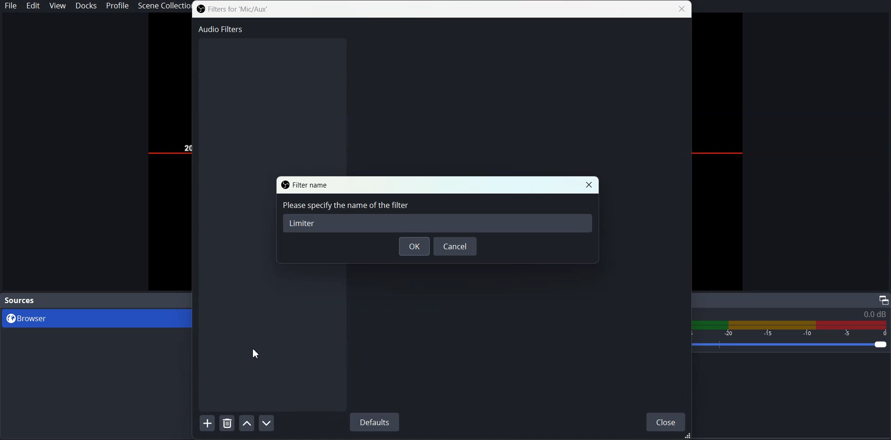 The height and width of the screenshot is (440, 891). I want to click on Move Filter Down, so click(267, 423).